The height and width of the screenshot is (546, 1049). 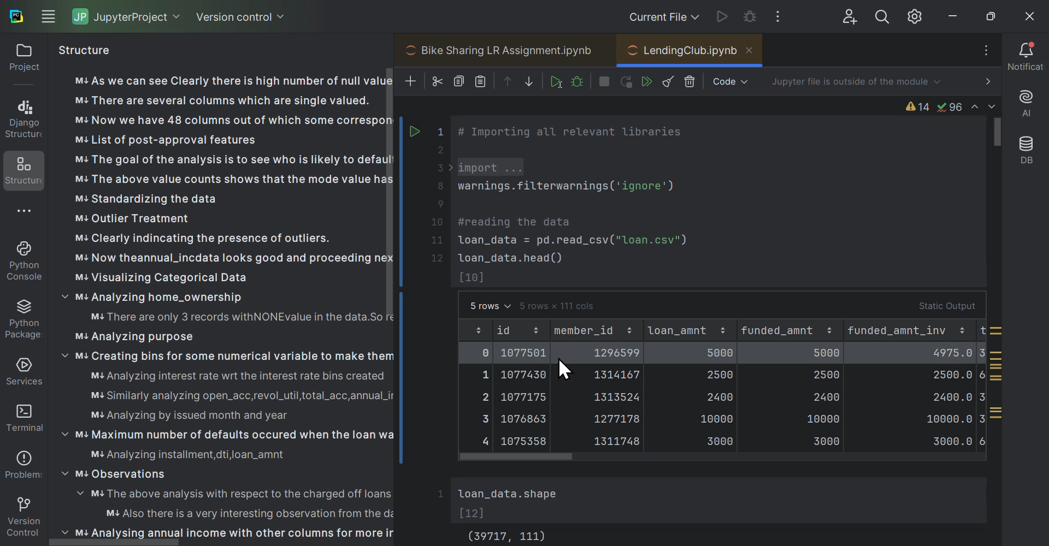 I want to click on More options of Windows, so click(x=782, y=17).